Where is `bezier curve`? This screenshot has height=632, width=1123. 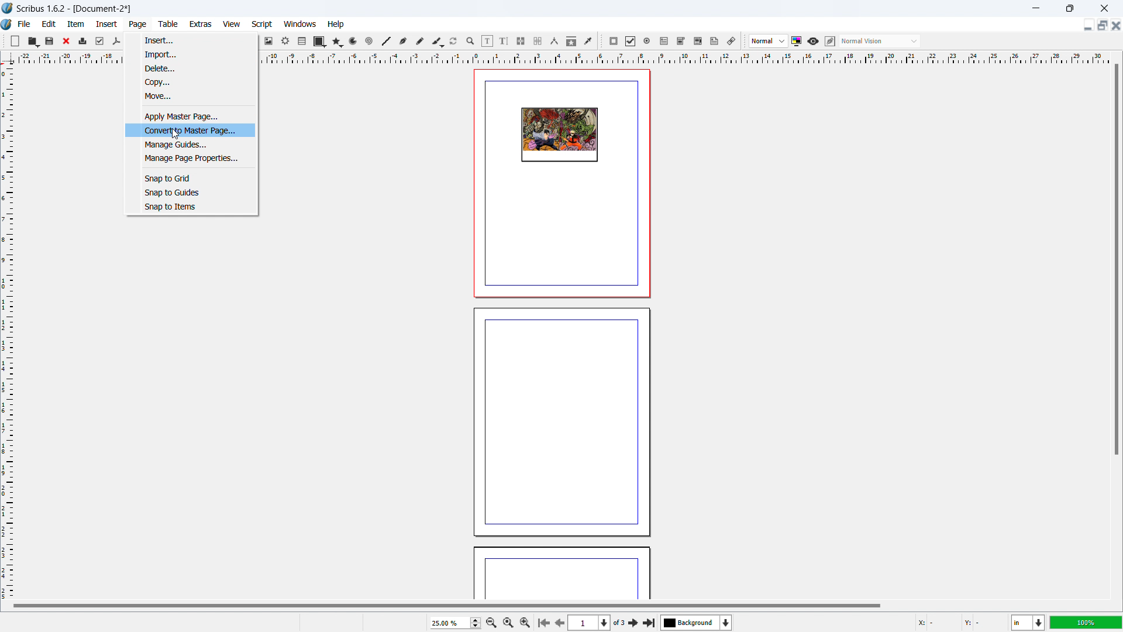 bezier curve is located at coordinates (403, 42).